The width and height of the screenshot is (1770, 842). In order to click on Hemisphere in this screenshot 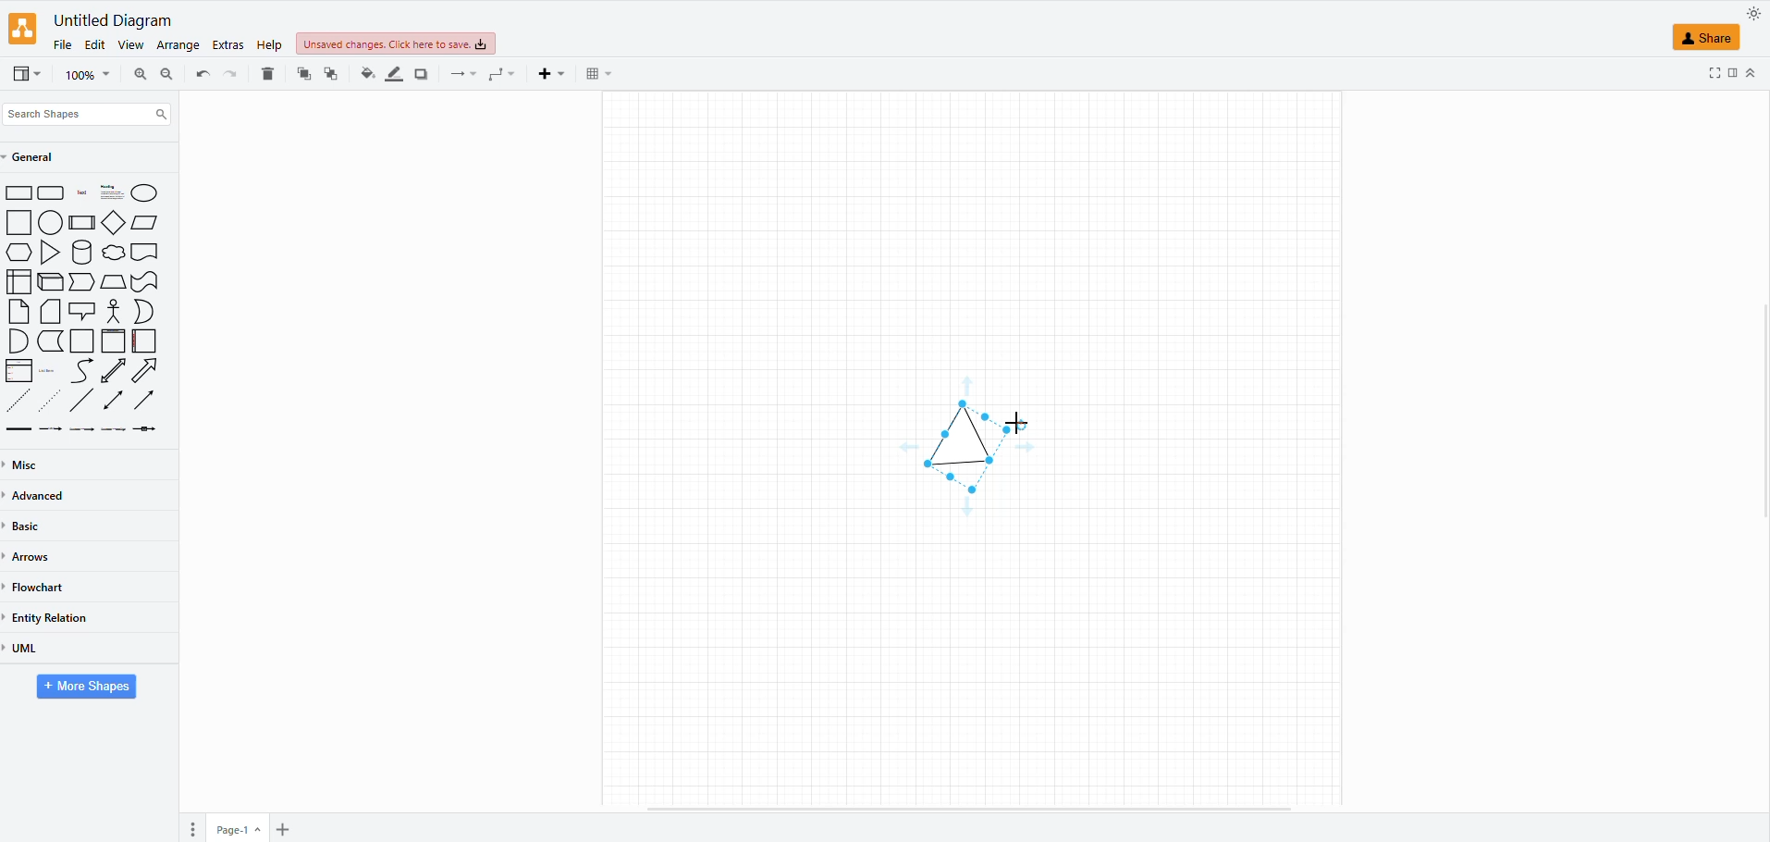, I will do `click(17, 341)`.